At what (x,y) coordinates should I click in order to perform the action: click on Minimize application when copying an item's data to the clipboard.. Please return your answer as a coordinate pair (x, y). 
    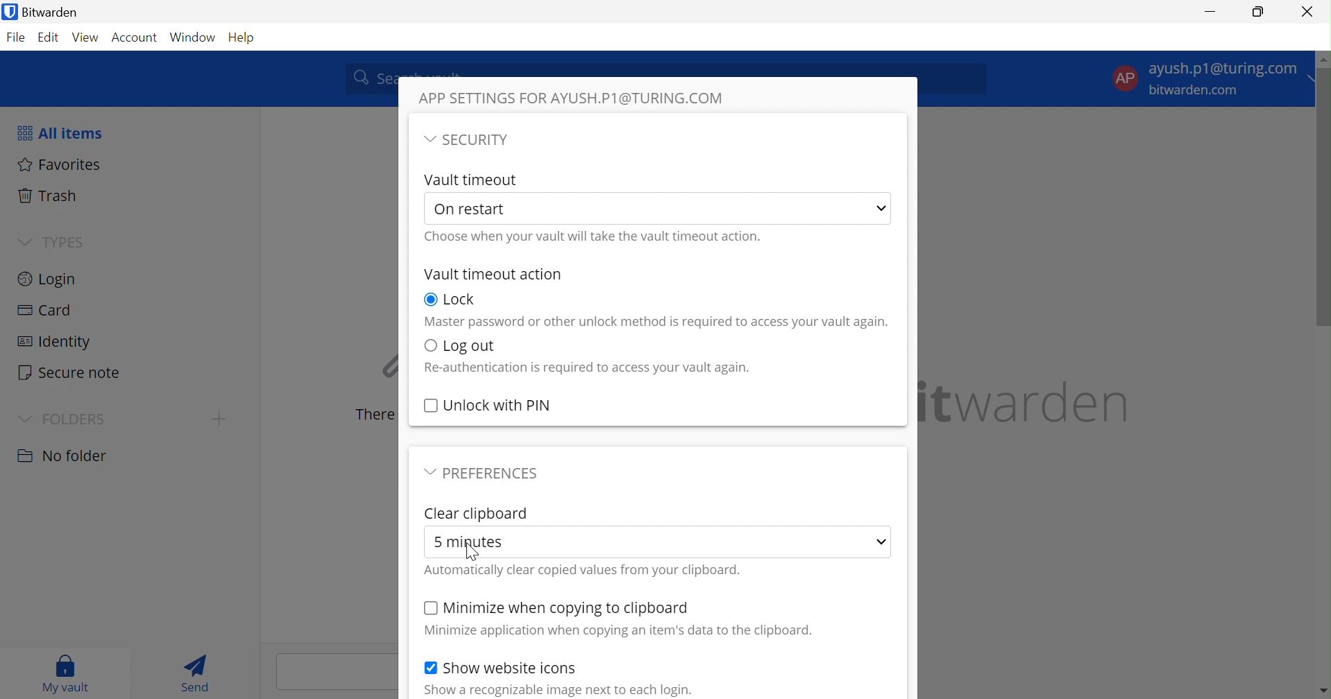
    Looking at the image, I should click on (622, 631).